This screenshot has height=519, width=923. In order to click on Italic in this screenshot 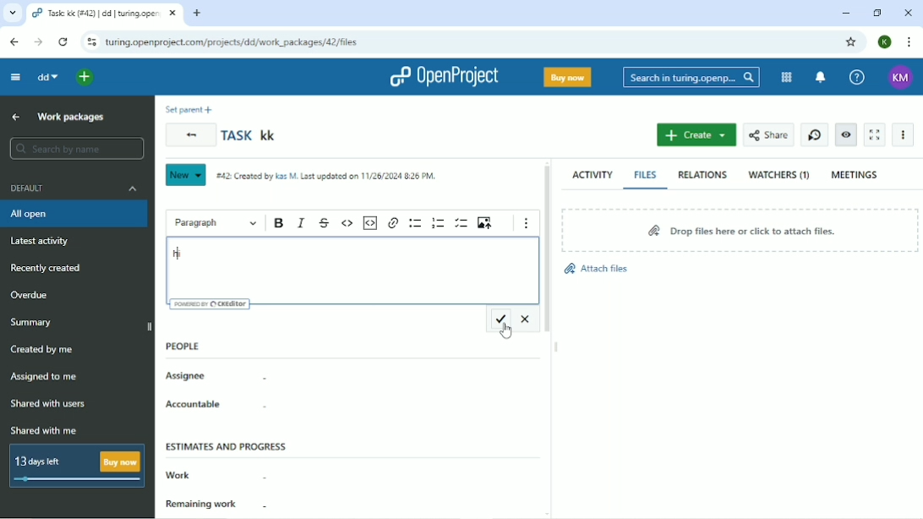, I will do `click(302, 223)`.